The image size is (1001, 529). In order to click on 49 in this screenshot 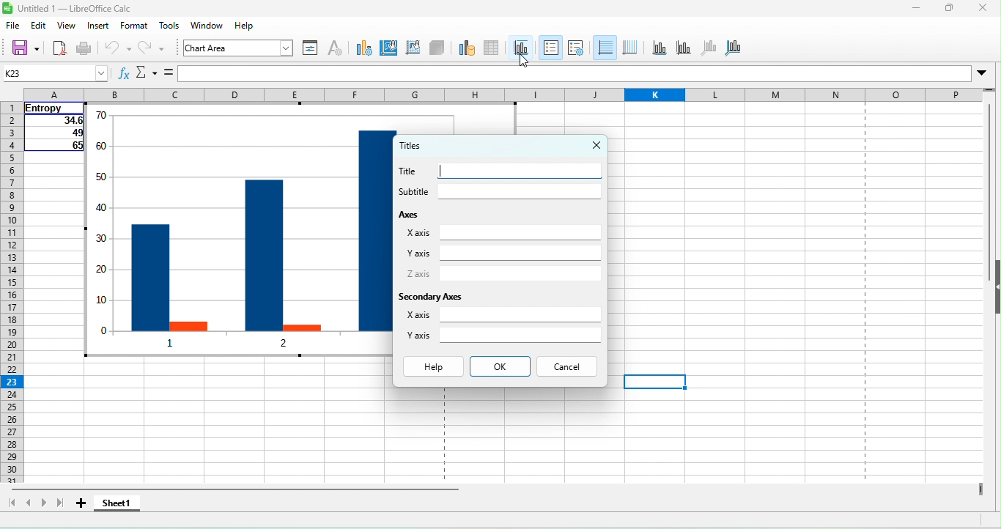, I will do `click(56, 134)`.